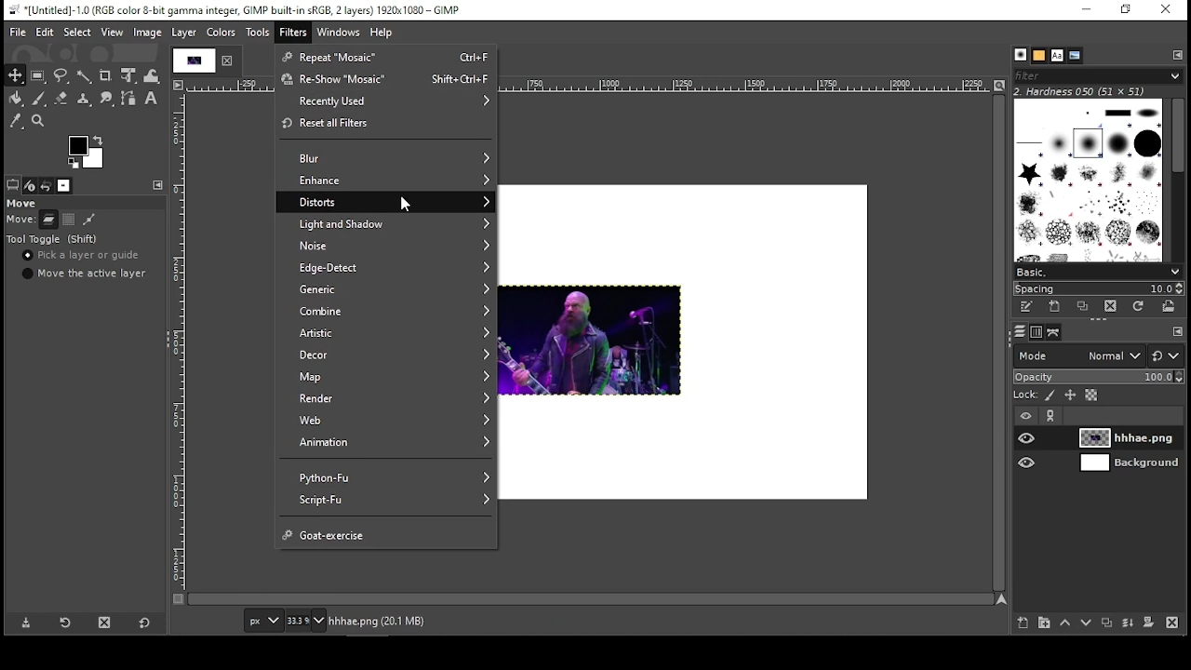 The height and width of the screenshot is (670, 1191). What do you see at coordinates (129, 100) in the screenshot?
I see `paths tool` at bounding box center [129, 100].